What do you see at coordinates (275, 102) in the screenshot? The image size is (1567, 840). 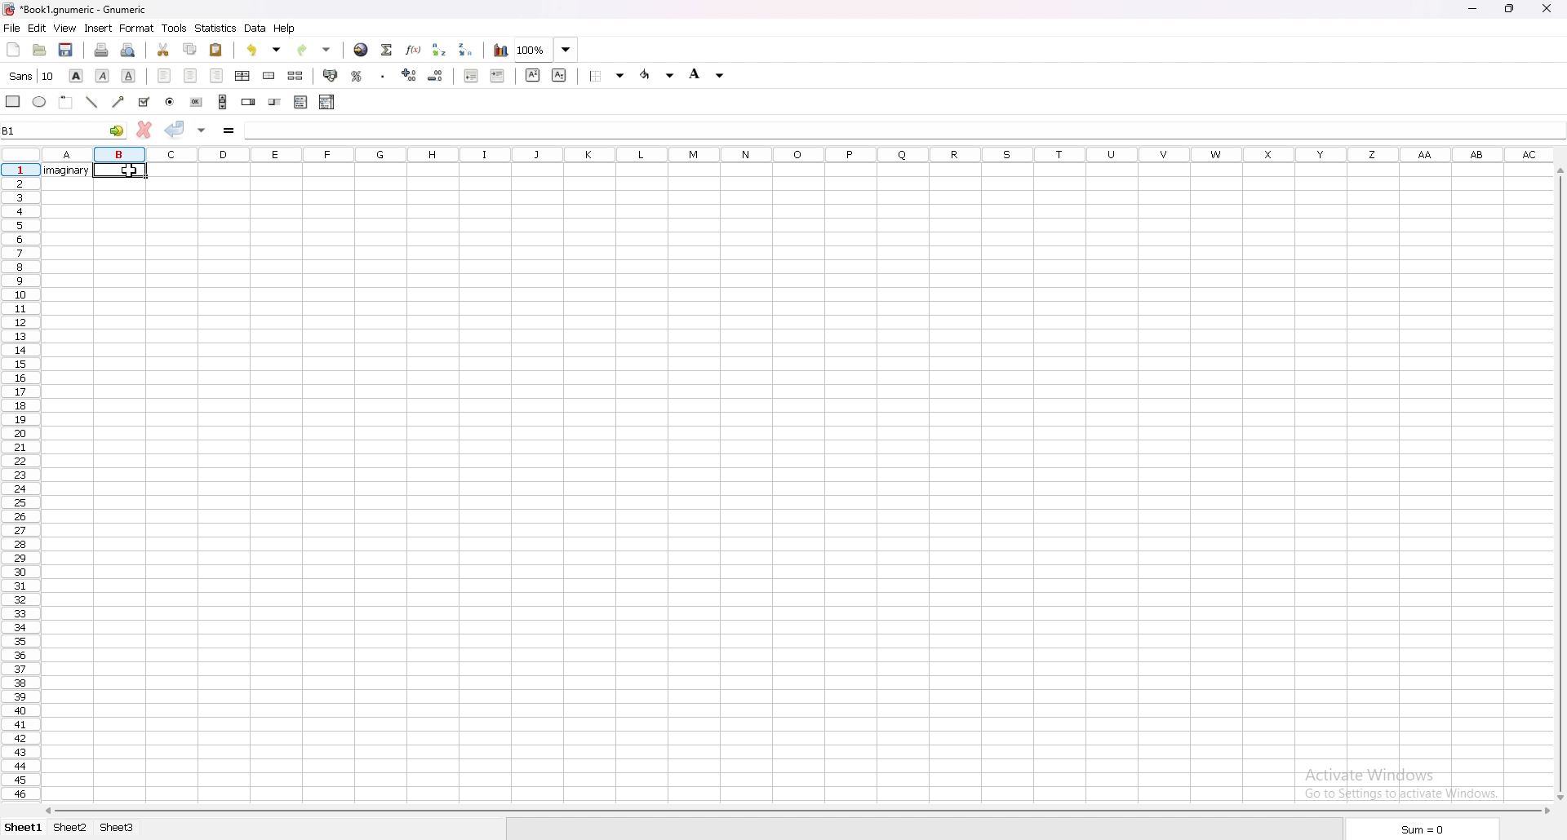 I see `slider` at bounding box center [275, 102].